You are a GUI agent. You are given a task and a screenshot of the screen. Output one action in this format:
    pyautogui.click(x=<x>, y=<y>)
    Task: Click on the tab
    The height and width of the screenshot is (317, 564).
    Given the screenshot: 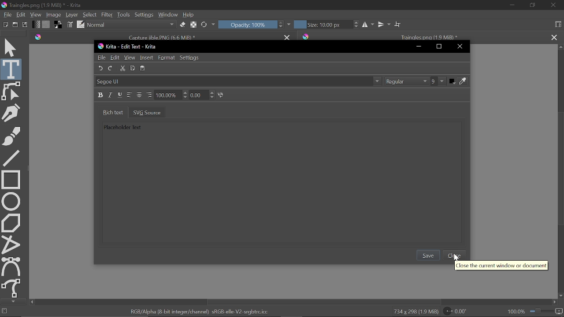 What is the action you would take?
    pyautogui.click(x=422, y=35)
    